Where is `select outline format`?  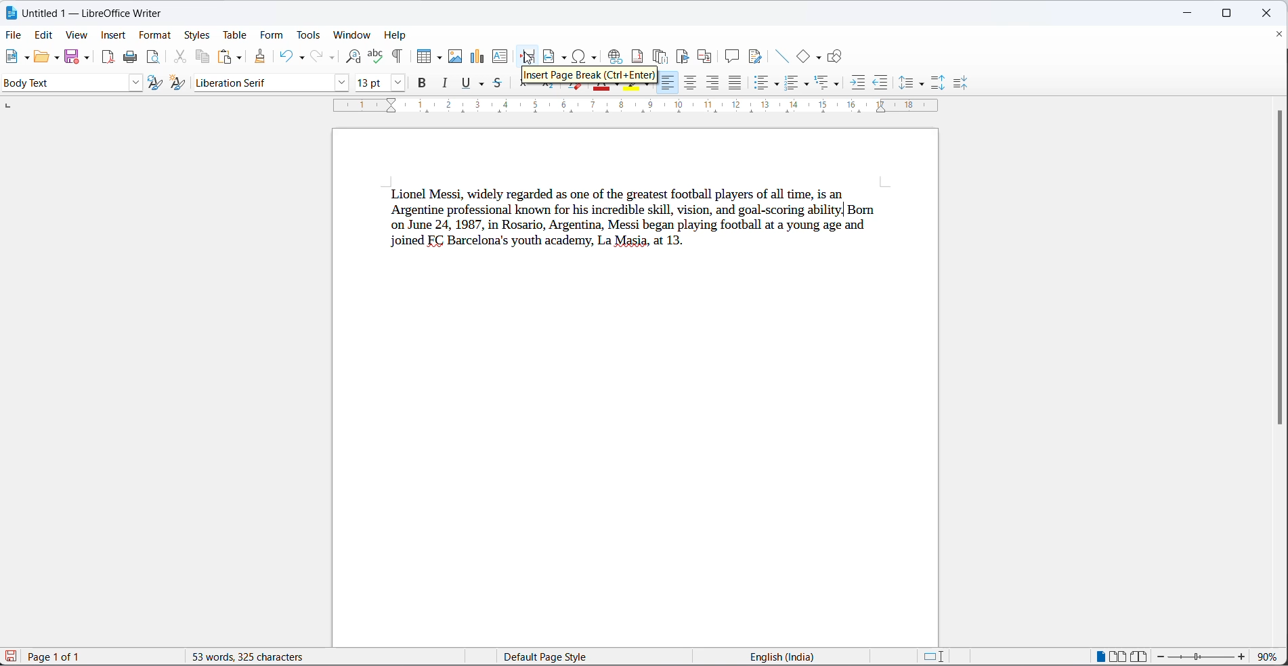 select outline format is located at coordinates (831, 83).